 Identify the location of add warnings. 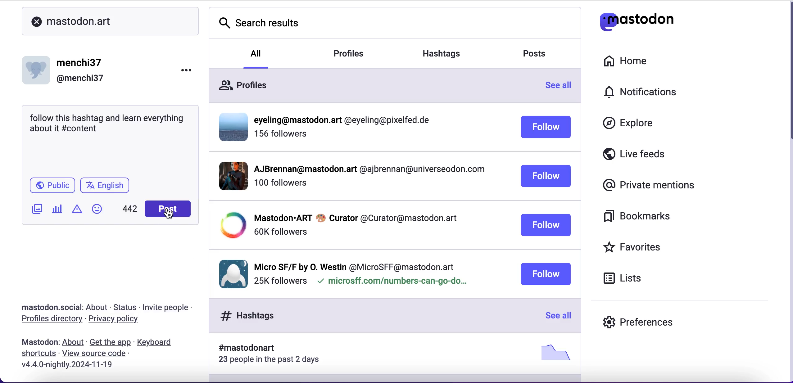
(77, 211).